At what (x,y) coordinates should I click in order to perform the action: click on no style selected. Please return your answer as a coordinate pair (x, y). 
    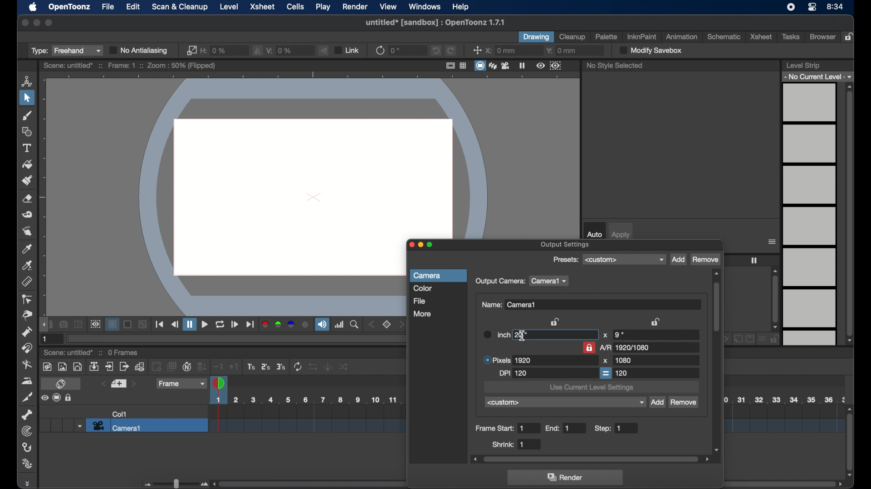
    Looking at the image, I should click on (615, 65).